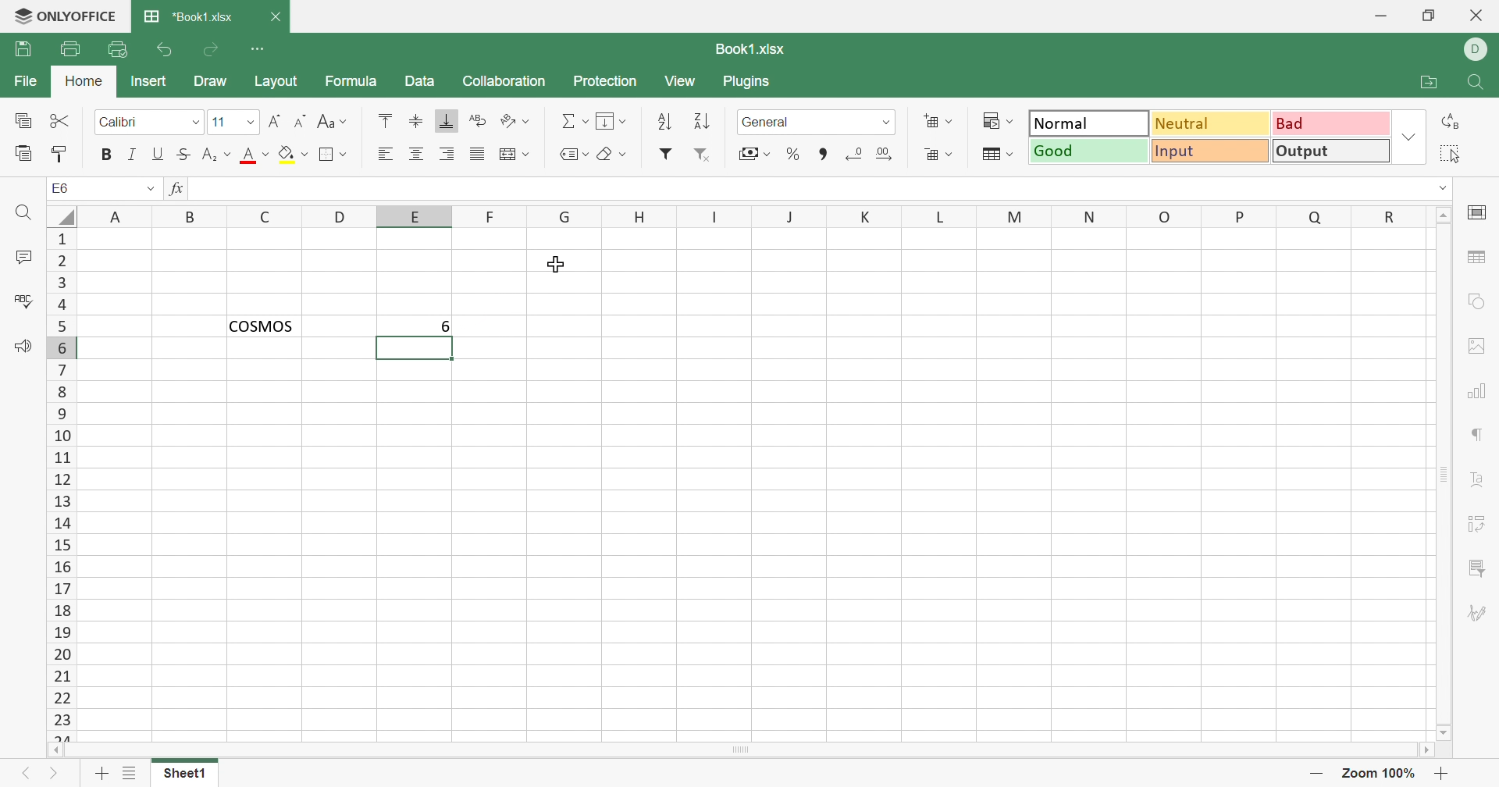 This screenshot has height=787, width=1499. Describe the element at coordinates (132, 772) in the screenshot. I see `List of sheets` at that location.